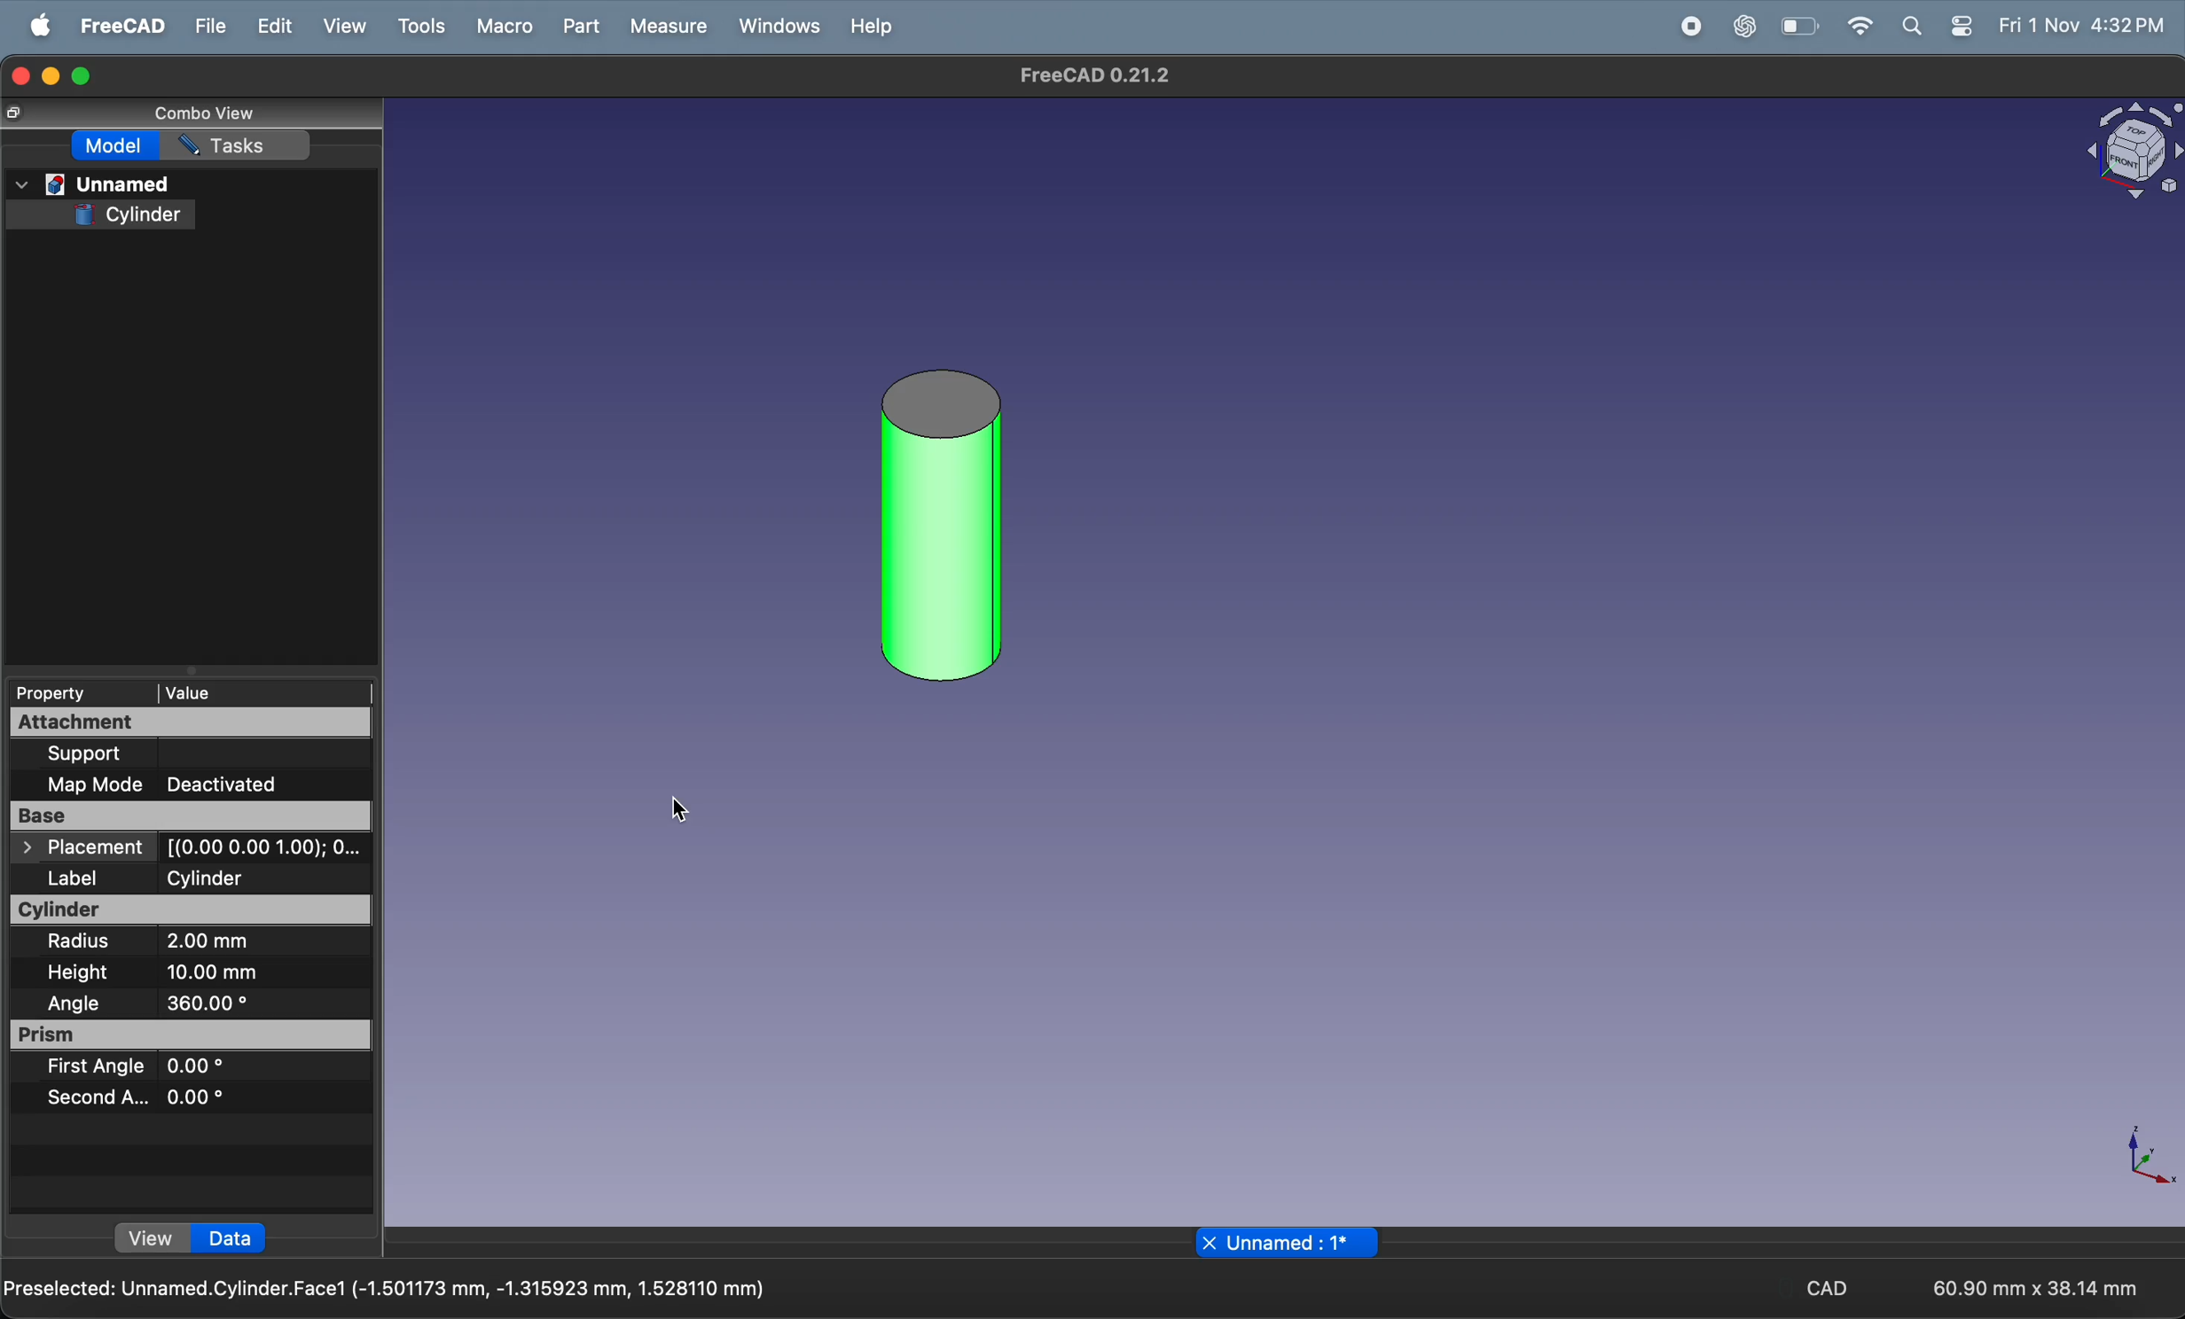 Image resolution: width=2185 pixels, height=1319 pixels. I want to click on chat gpt, so click(1740, 27).